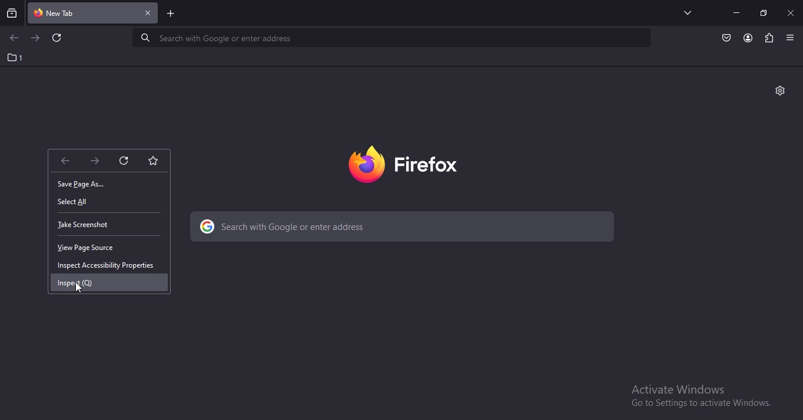 The height and width of the screenshot is (420, 803). I want to click on image, so click(410, 165).